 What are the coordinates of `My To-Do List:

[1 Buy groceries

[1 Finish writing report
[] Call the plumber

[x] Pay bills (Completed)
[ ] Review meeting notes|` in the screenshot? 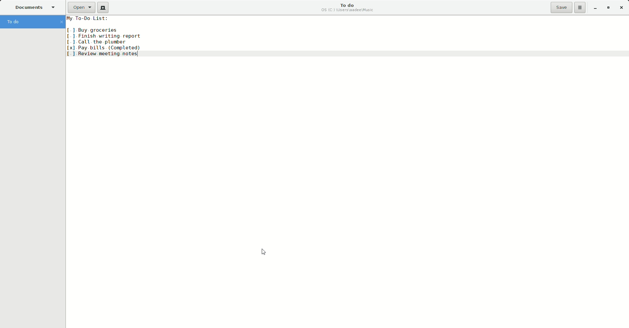 It's located at (345, 37).